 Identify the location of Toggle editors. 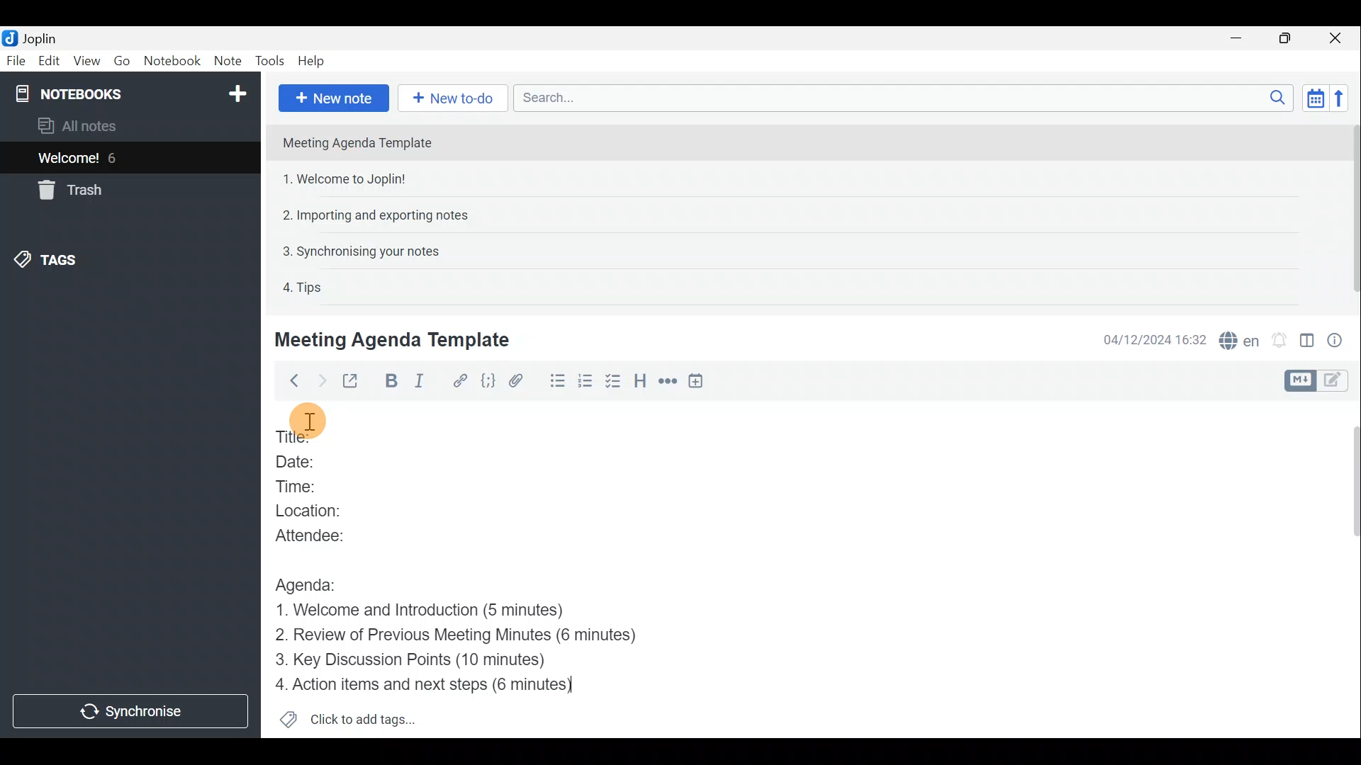
(1298, 381).